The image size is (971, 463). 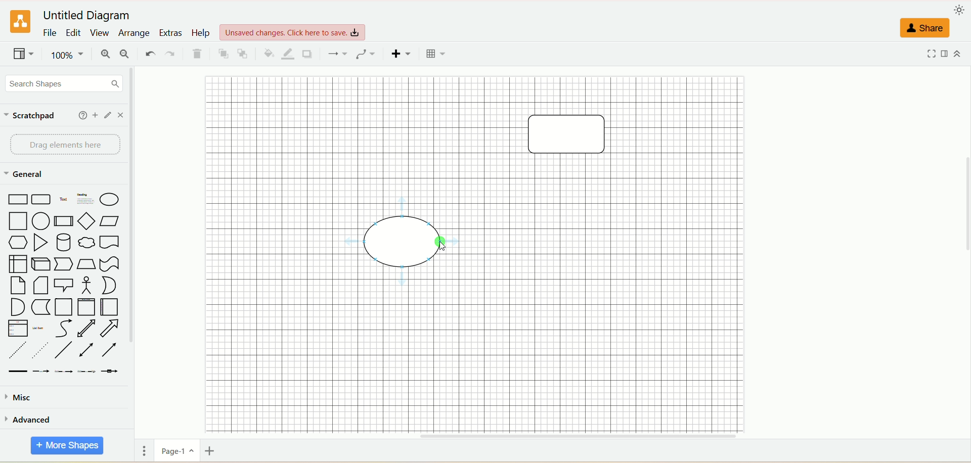 What do you see at coordinates (66, 446) in the screenshot?
I see `more shapes` at bounding box center [66, 446].